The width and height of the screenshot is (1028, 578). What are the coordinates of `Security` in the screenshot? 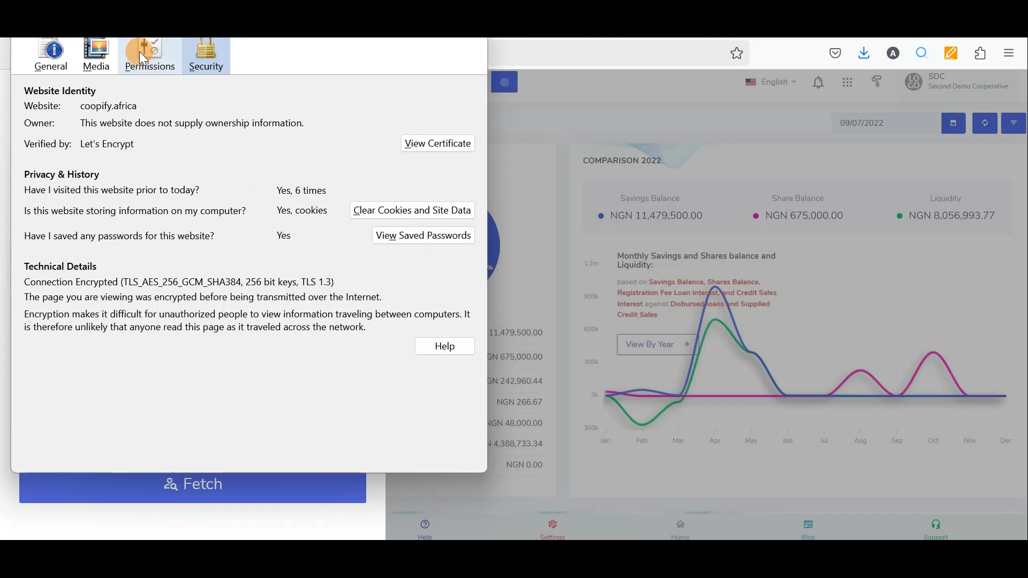 It's located at (207, 56).